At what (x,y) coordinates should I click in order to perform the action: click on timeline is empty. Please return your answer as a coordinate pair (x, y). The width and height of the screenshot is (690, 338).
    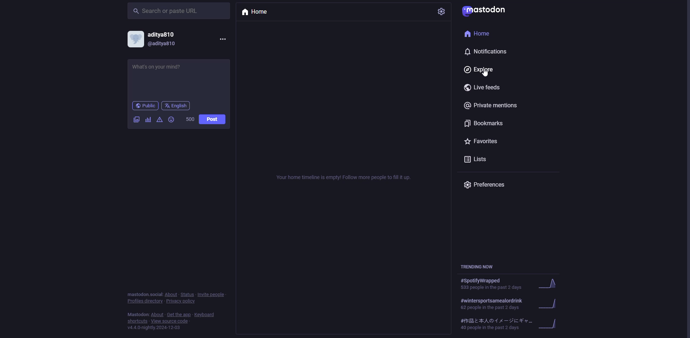
    Looking at the image, I should click on (346, 178).